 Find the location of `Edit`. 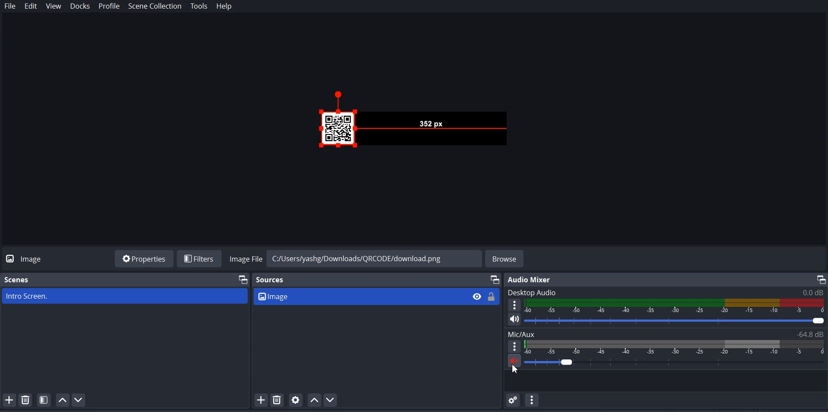

Edit is located at coordinates (31, 6).